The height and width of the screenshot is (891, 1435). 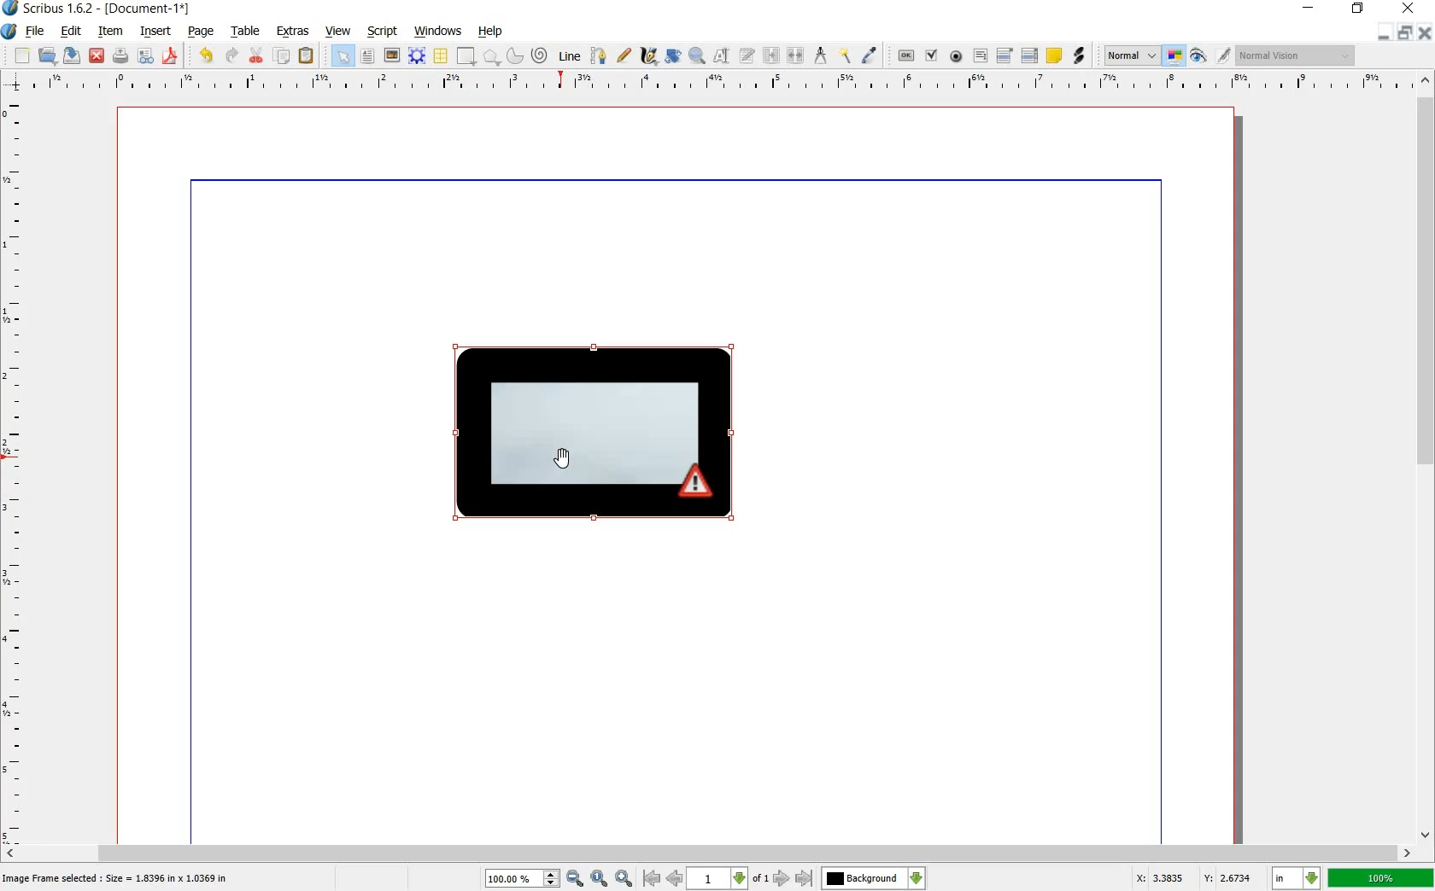 I want to click on script, so click(x=381, y=30).